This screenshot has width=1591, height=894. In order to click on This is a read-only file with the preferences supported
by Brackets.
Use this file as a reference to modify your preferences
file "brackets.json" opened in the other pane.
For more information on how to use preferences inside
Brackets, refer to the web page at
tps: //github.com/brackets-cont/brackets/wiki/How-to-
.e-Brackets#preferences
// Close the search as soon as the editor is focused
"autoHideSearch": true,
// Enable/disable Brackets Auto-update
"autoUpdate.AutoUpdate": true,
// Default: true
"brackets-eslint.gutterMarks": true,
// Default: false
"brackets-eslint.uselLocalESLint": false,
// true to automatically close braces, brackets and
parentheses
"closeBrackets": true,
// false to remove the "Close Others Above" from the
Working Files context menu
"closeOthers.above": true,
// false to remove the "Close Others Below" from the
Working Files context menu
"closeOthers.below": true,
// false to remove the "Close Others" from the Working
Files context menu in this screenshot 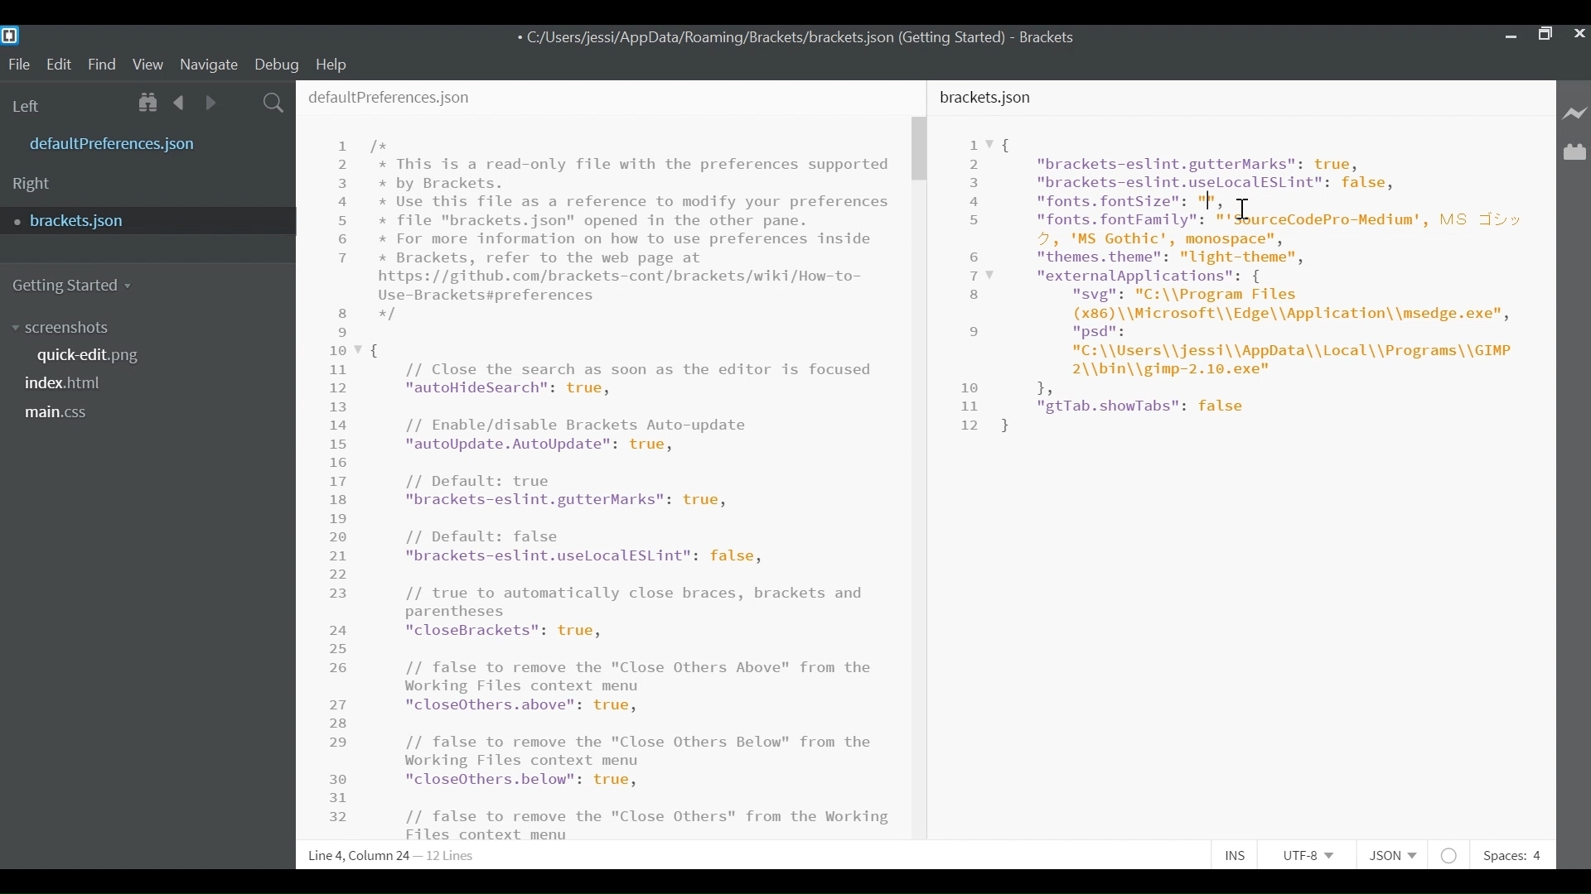, I will do `click(634, 488)`.